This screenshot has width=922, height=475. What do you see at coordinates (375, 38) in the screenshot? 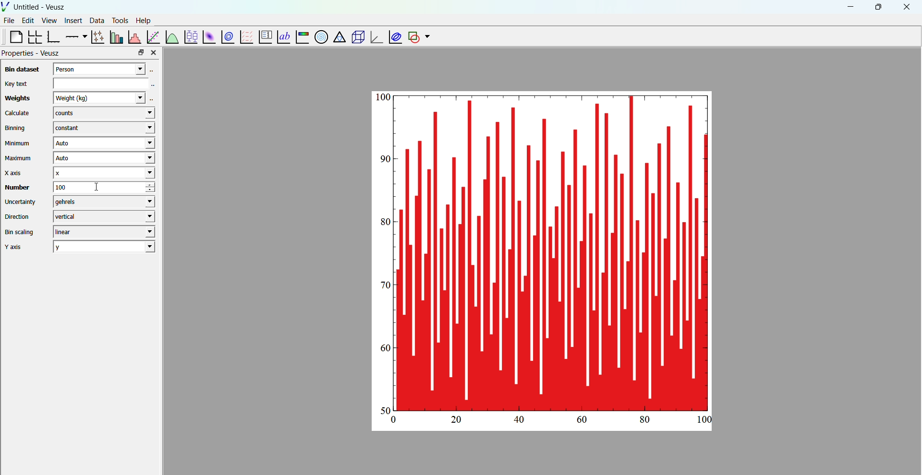
I see `3d graph` at bounding box center [375, 38].